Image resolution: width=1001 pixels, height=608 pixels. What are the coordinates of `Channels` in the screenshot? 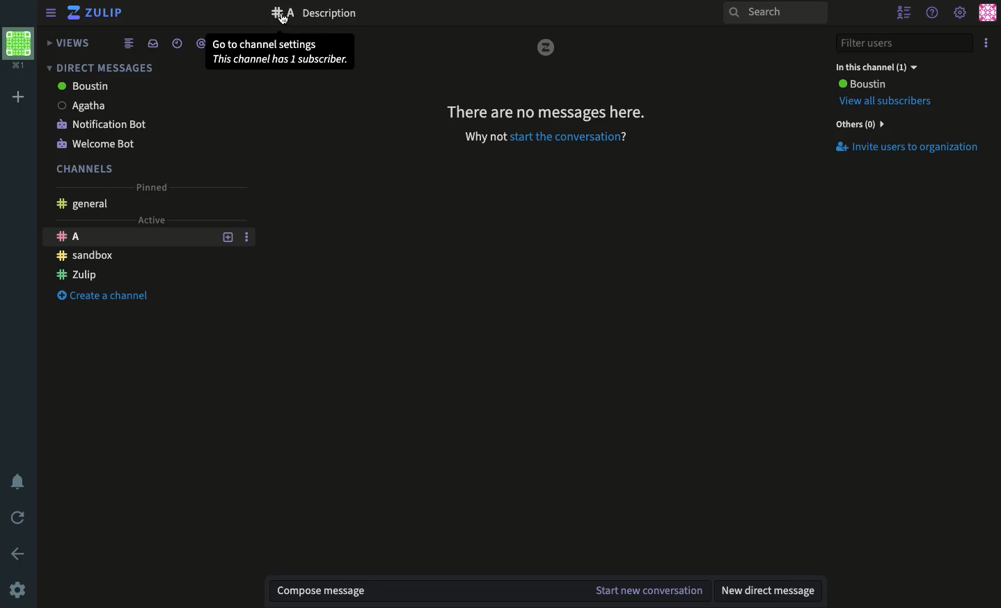 It's located at (86, 169).